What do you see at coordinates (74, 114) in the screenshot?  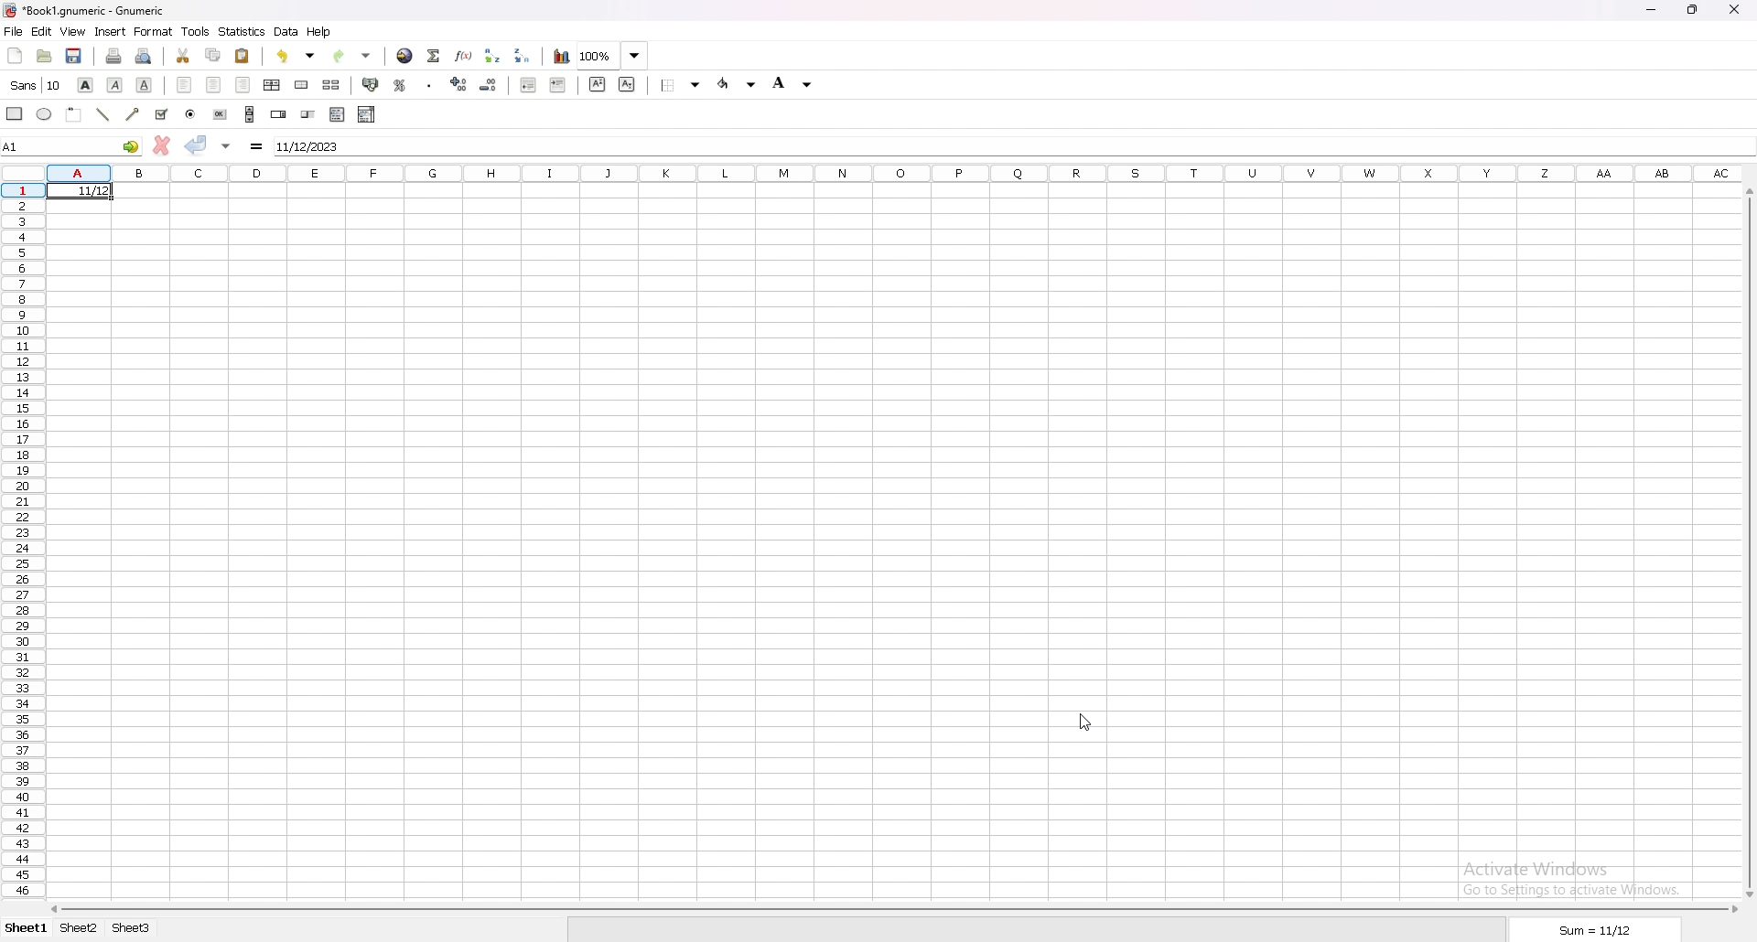 I see `frame` at bounding box center [74, 114].